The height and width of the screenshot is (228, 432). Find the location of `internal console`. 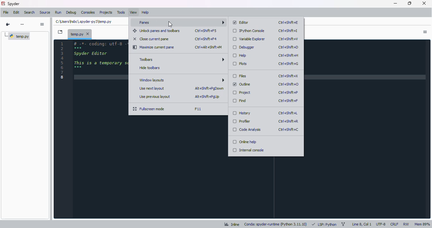

internal console is located at coordinates (248, 150).